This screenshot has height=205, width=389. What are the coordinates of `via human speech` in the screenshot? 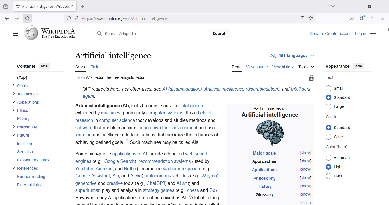 It's located at (182, 169).